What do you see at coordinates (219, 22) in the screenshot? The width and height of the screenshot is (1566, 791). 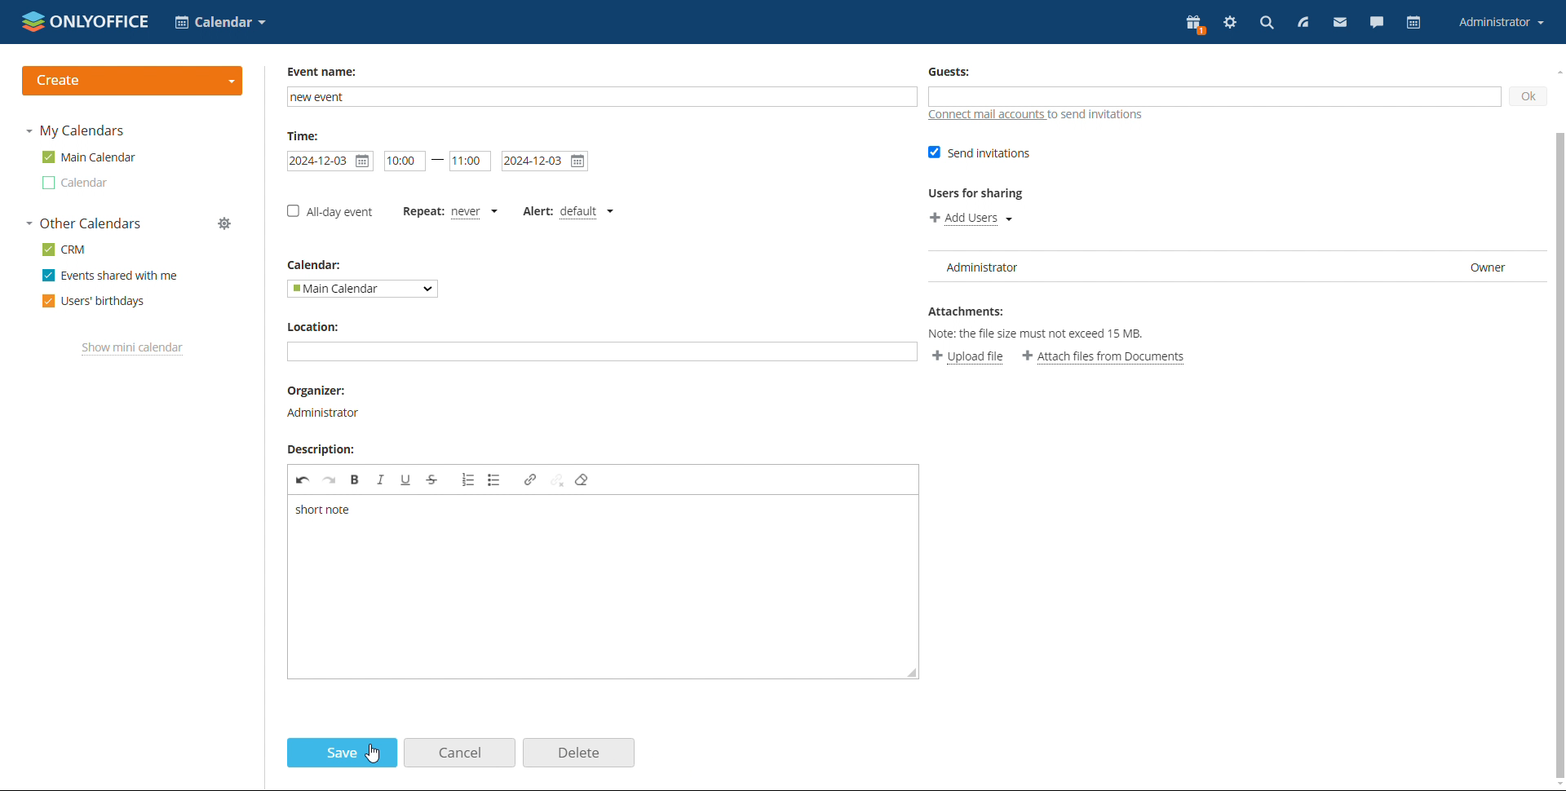 I see `select application` at bounding box center [219, 22].